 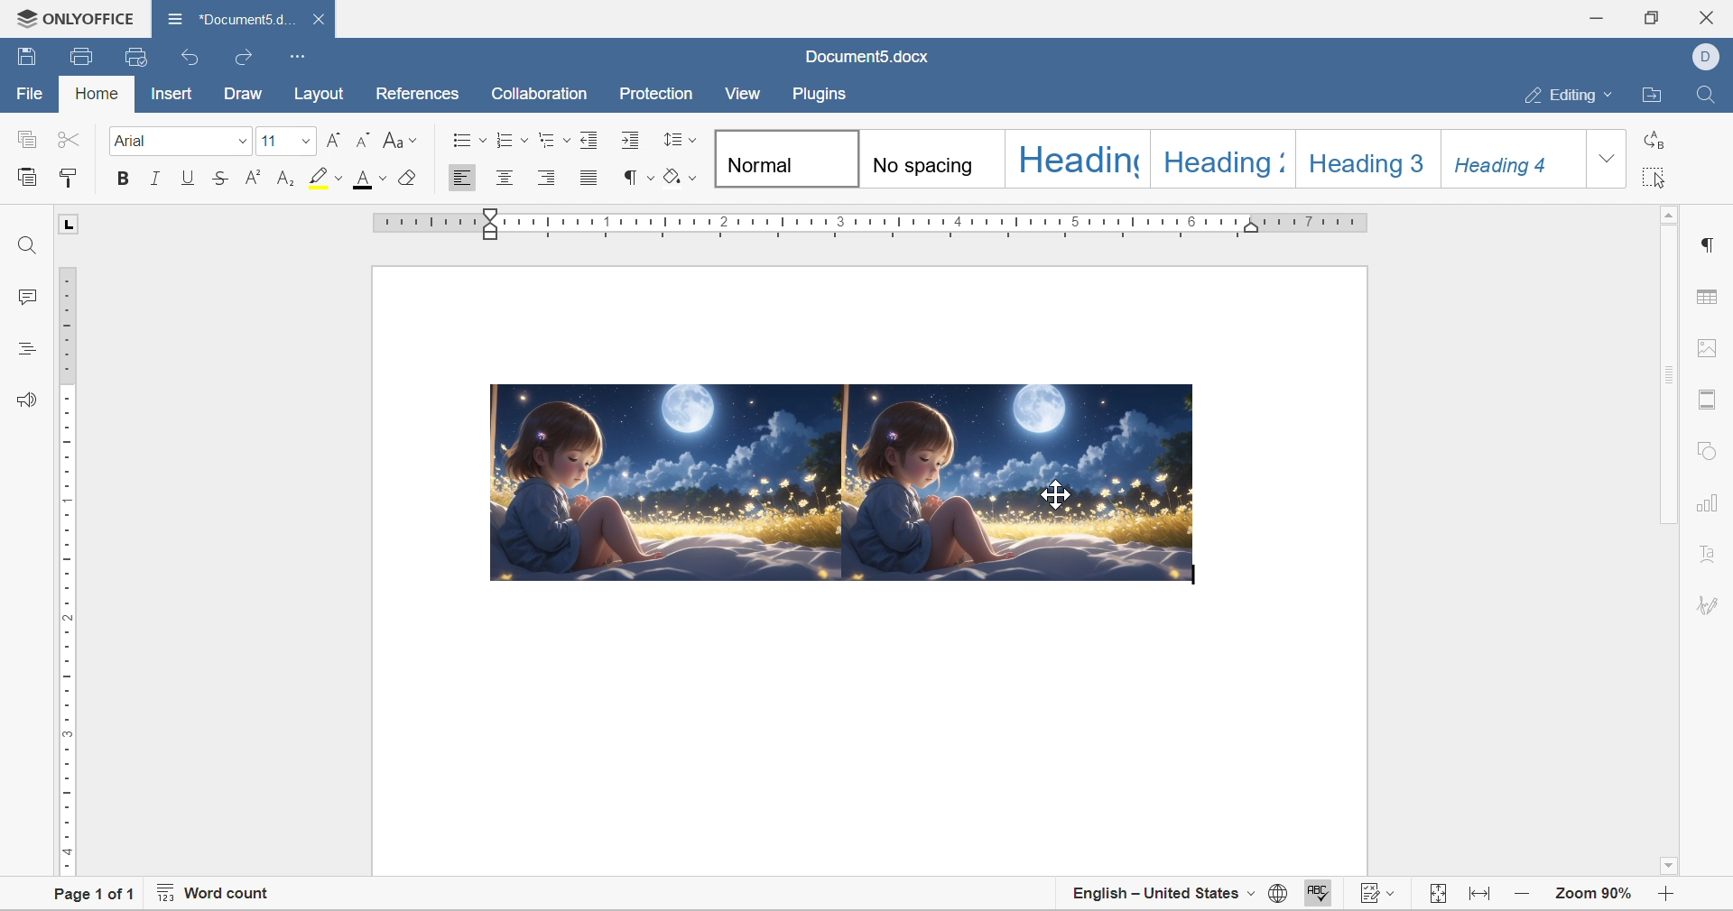 What do you see at coordinates (512, 140) in the screenshot?
I see `numbering` at bounding box center [512, 140].